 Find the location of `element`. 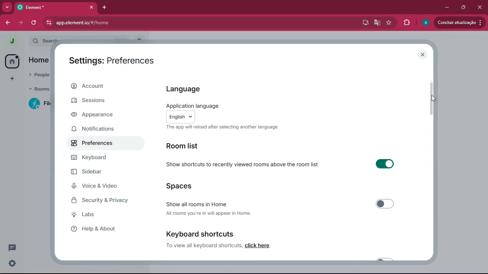

element is located at coordinates (55, 8).